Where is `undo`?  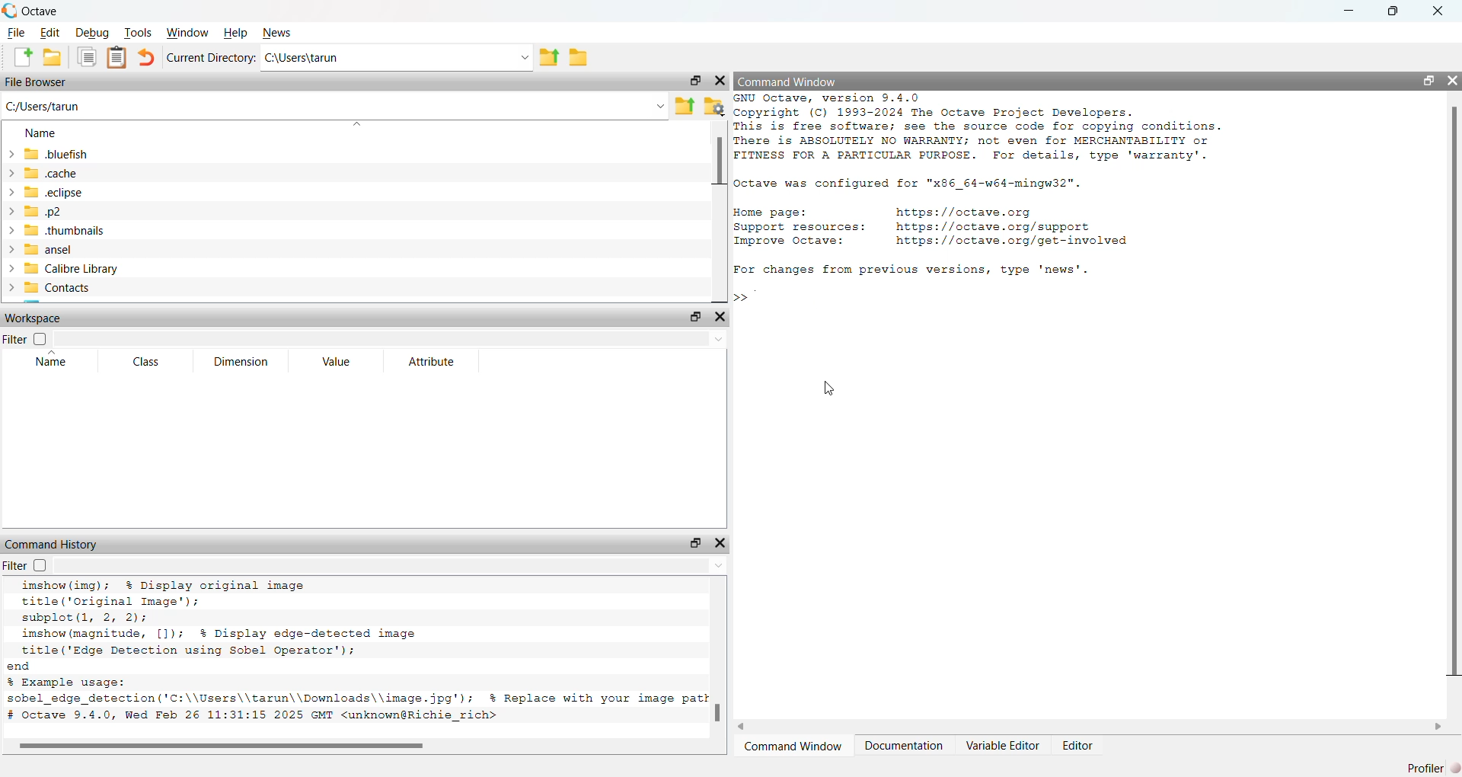
undo is located at coordinates (145, 58).